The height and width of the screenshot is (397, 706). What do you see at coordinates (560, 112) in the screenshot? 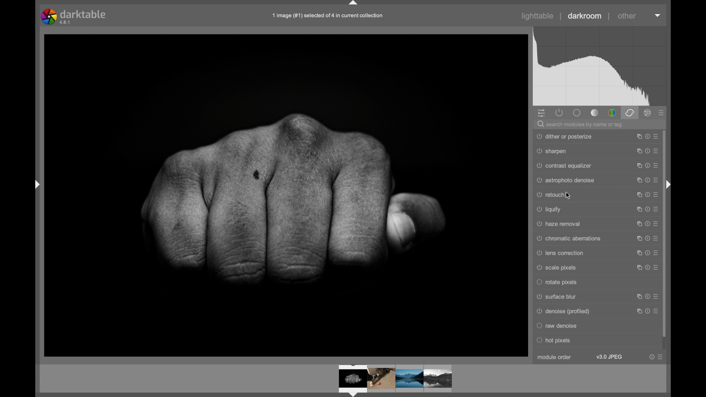
I see `show active modules only` at bounding box center [560, 112].